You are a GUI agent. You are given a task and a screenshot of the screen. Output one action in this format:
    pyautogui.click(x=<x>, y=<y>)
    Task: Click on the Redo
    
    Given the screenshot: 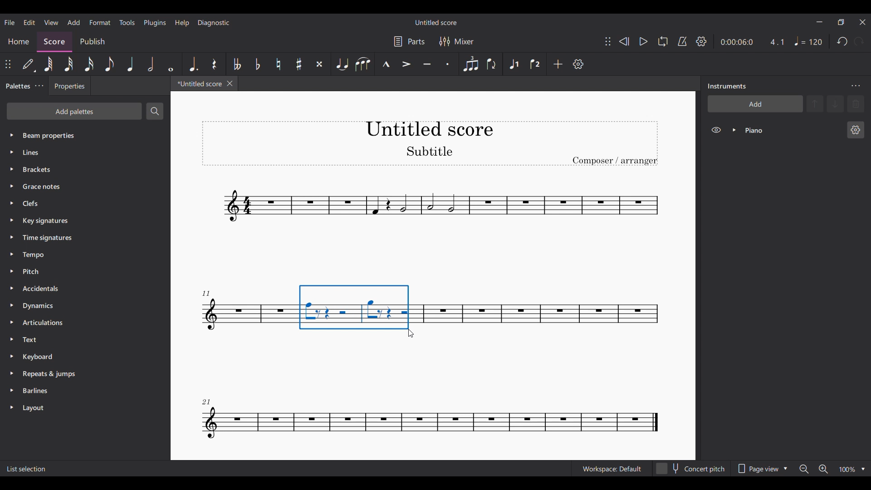 What is the action you would take?
    pyautogui.click(x=859, y=41)
    